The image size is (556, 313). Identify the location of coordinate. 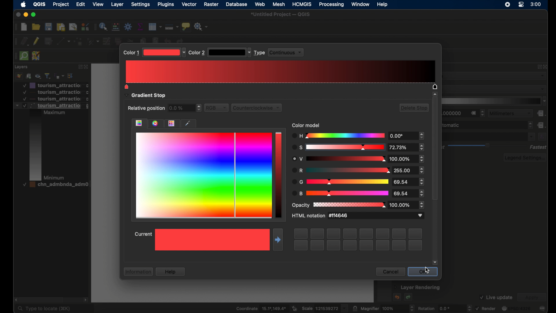
(259, 308).